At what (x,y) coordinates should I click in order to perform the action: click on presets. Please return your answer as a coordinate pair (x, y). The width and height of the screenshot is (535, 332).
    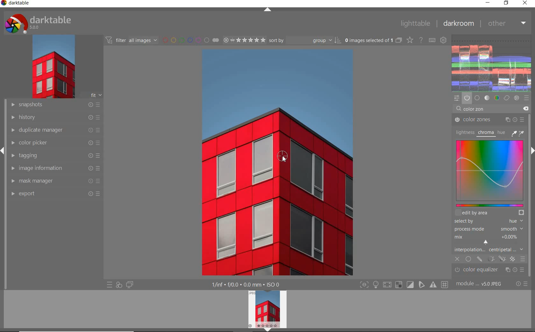
    Looking at the image, I should click on (526, 97).